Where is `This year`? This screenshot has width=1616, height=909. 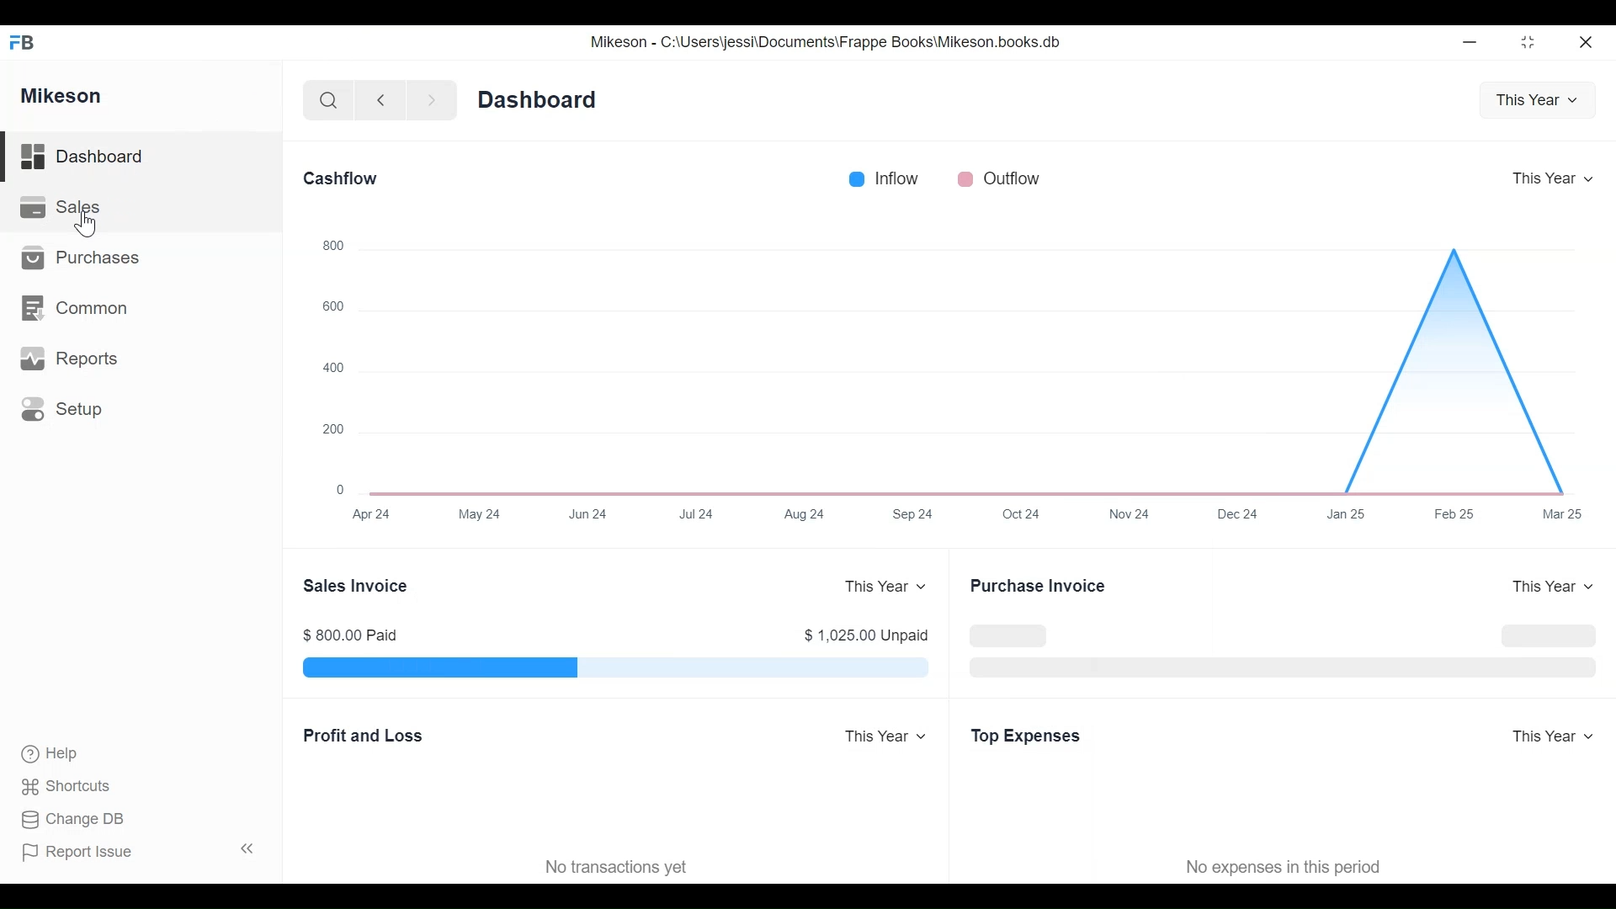
This year is located at coordinates (1547, 588).